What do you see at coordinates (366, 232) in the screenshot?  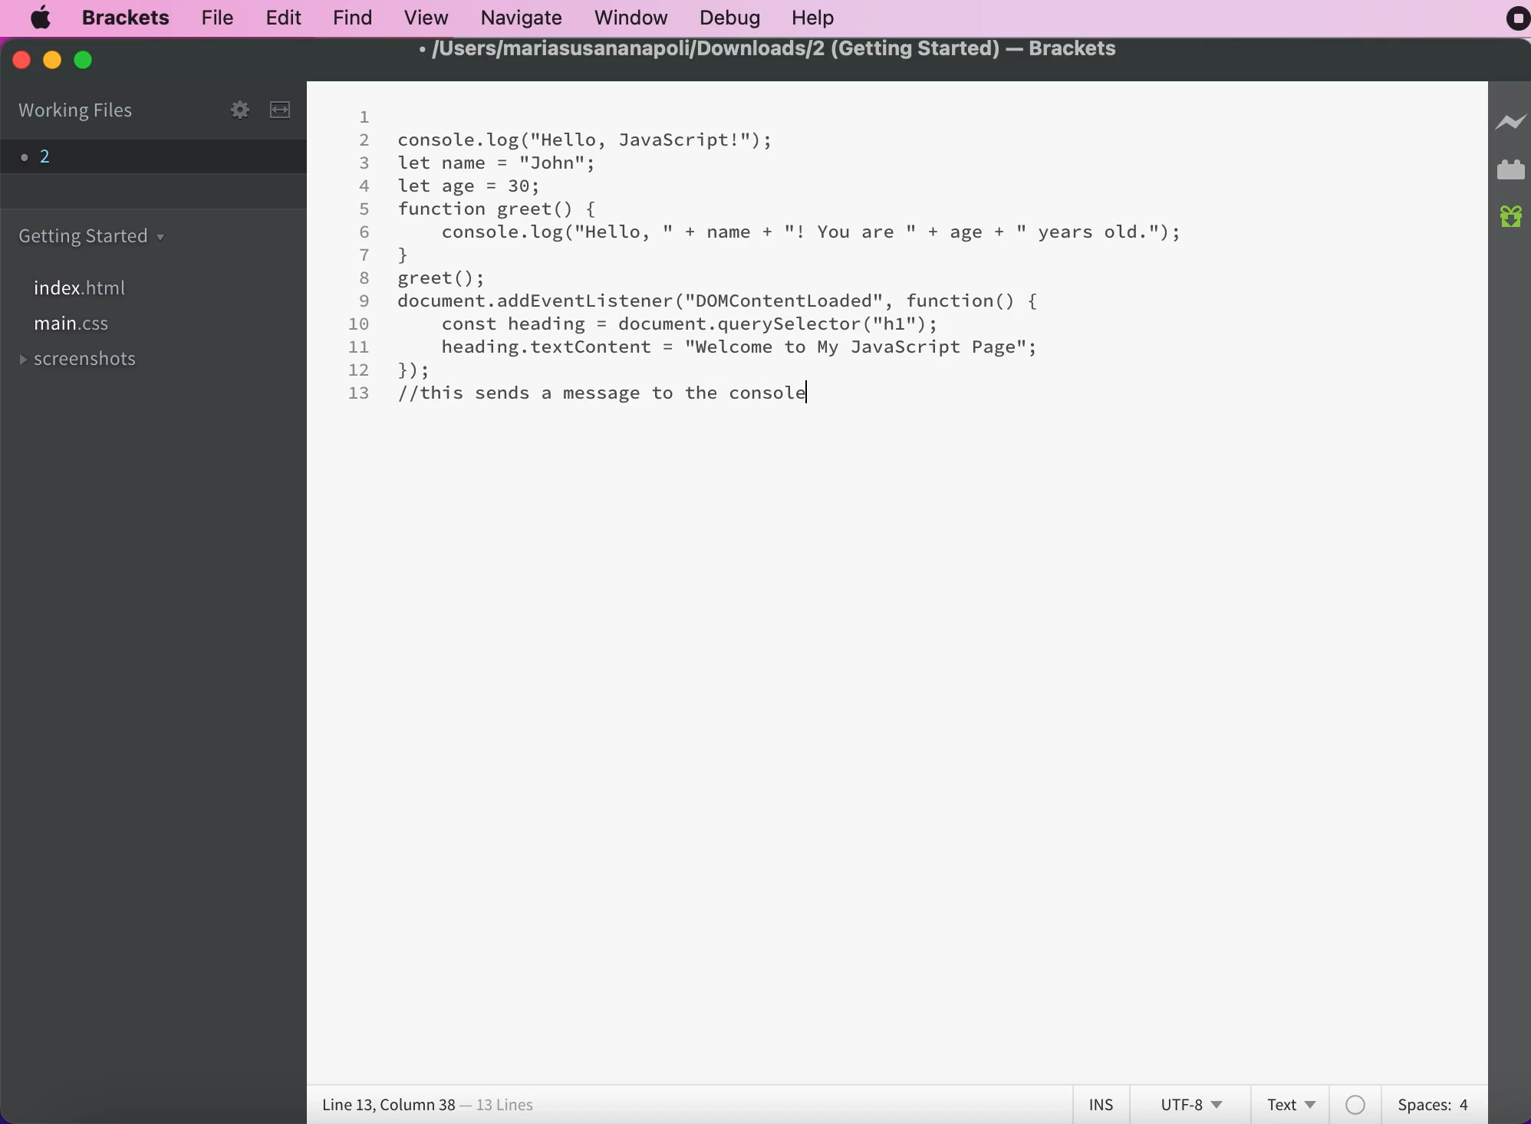 I see `6` at bounding box center [366, 232].